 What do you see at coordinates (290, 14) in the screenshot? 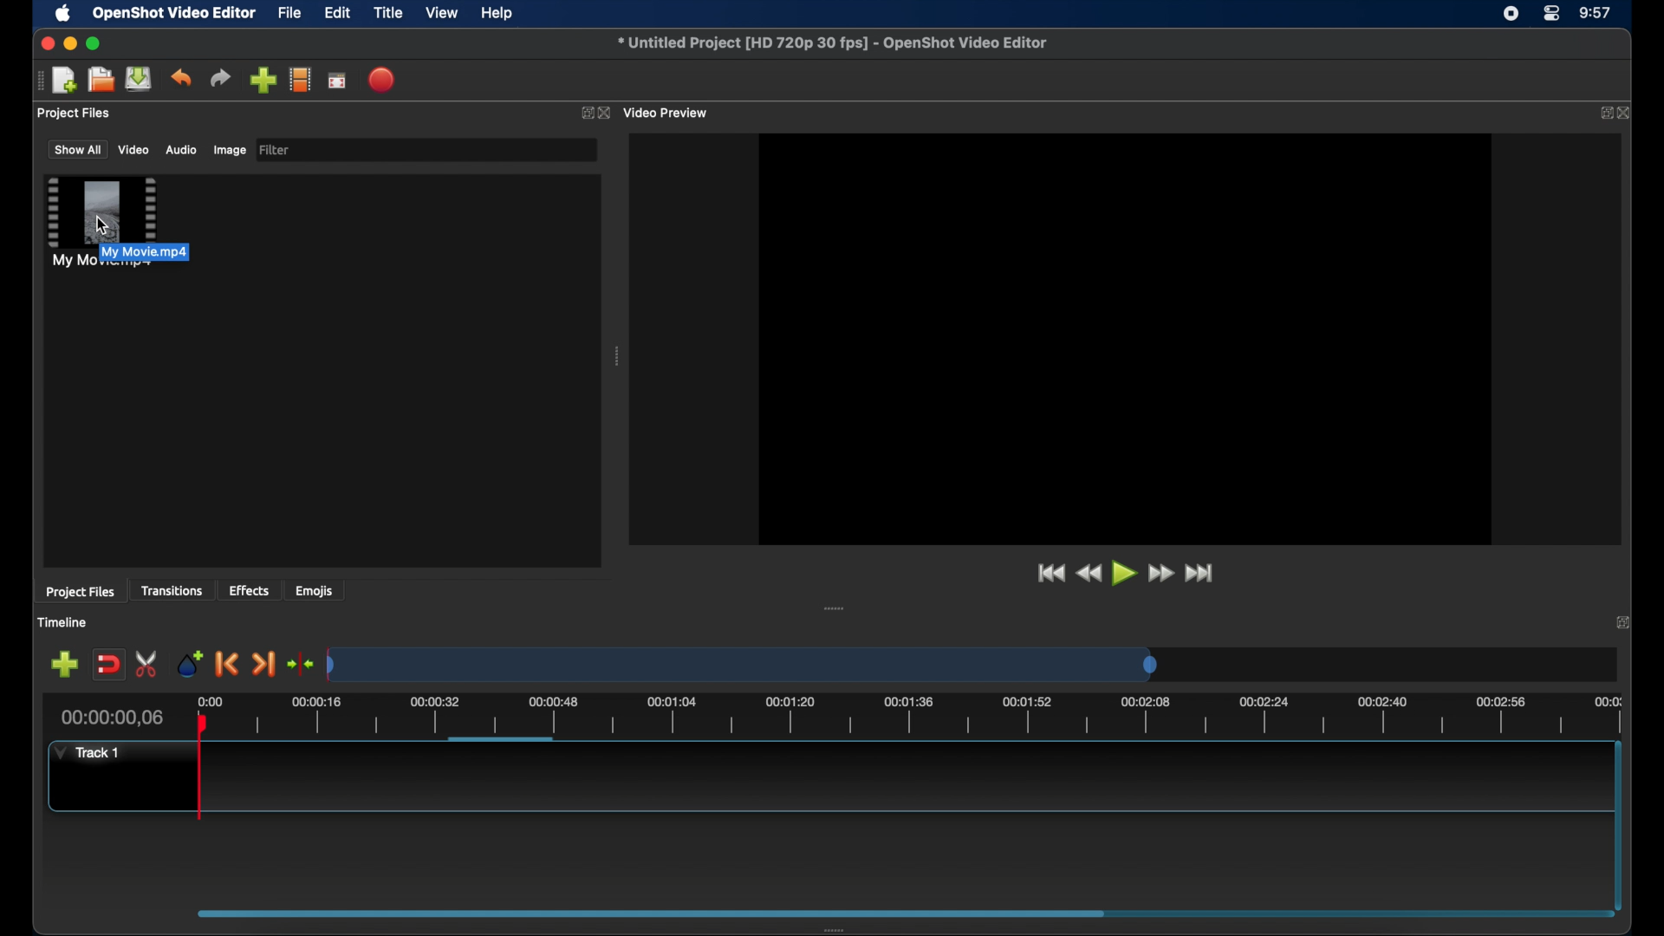
I see `file` at bounding box center [290, 14].